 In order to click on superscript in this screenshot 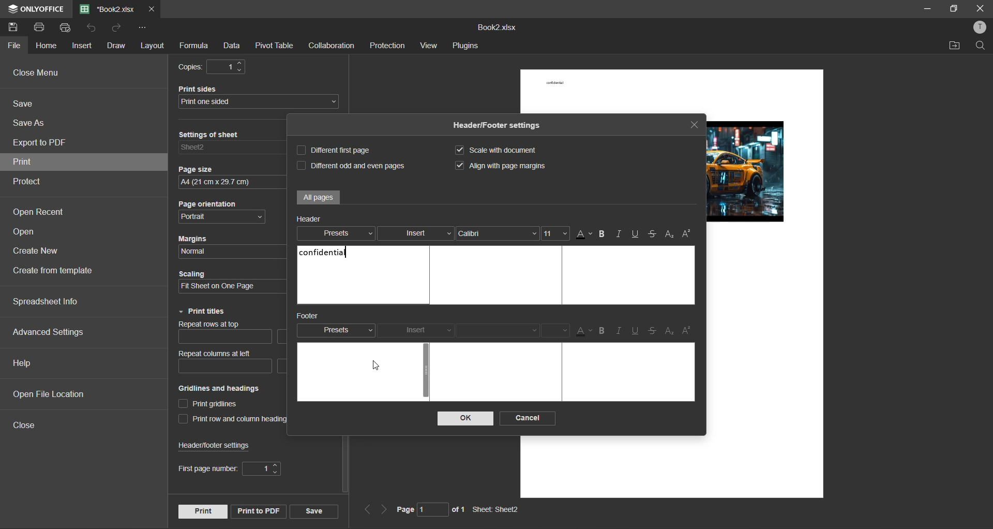, I will do `click(687, 332)`.